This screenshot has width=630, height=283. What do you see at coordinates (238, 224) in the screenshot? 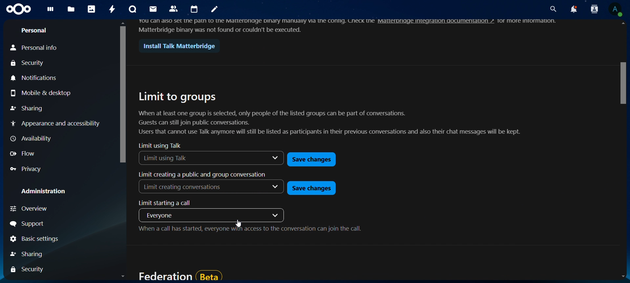
I see `cursor` at bounding box center [238, 224].